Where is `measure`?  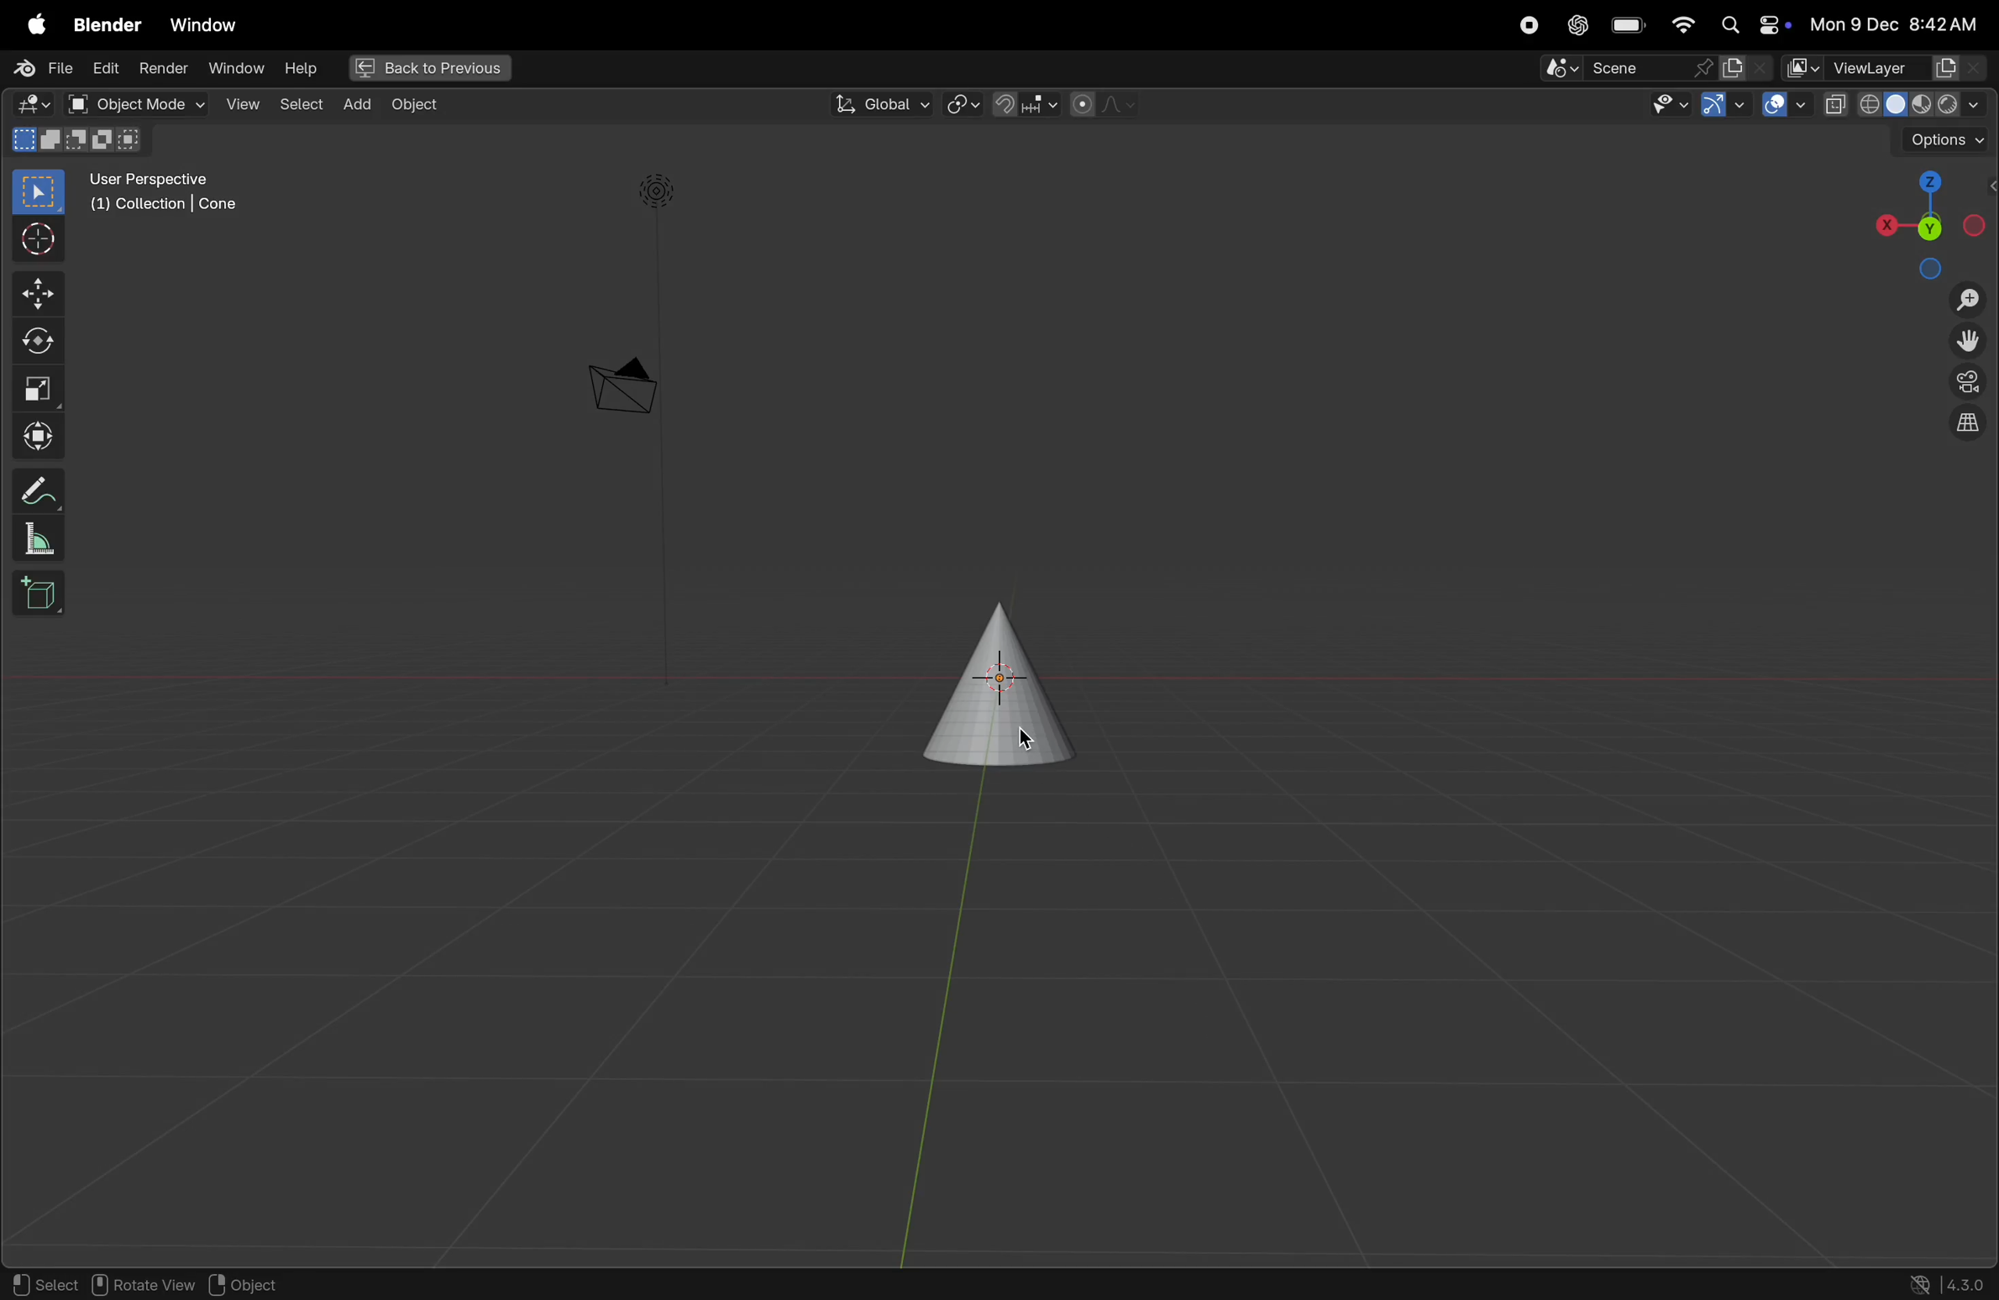 measure is located at coordinates (33, 536).